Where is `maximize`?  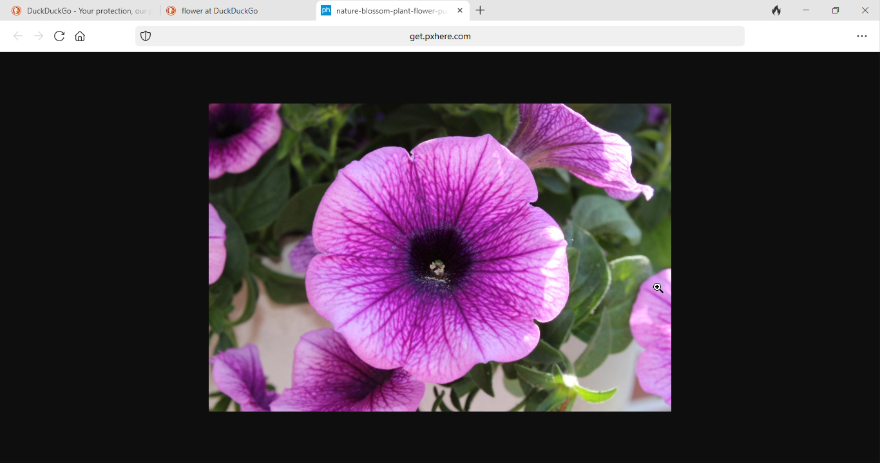
maximize is located at coordinates (833, 14).